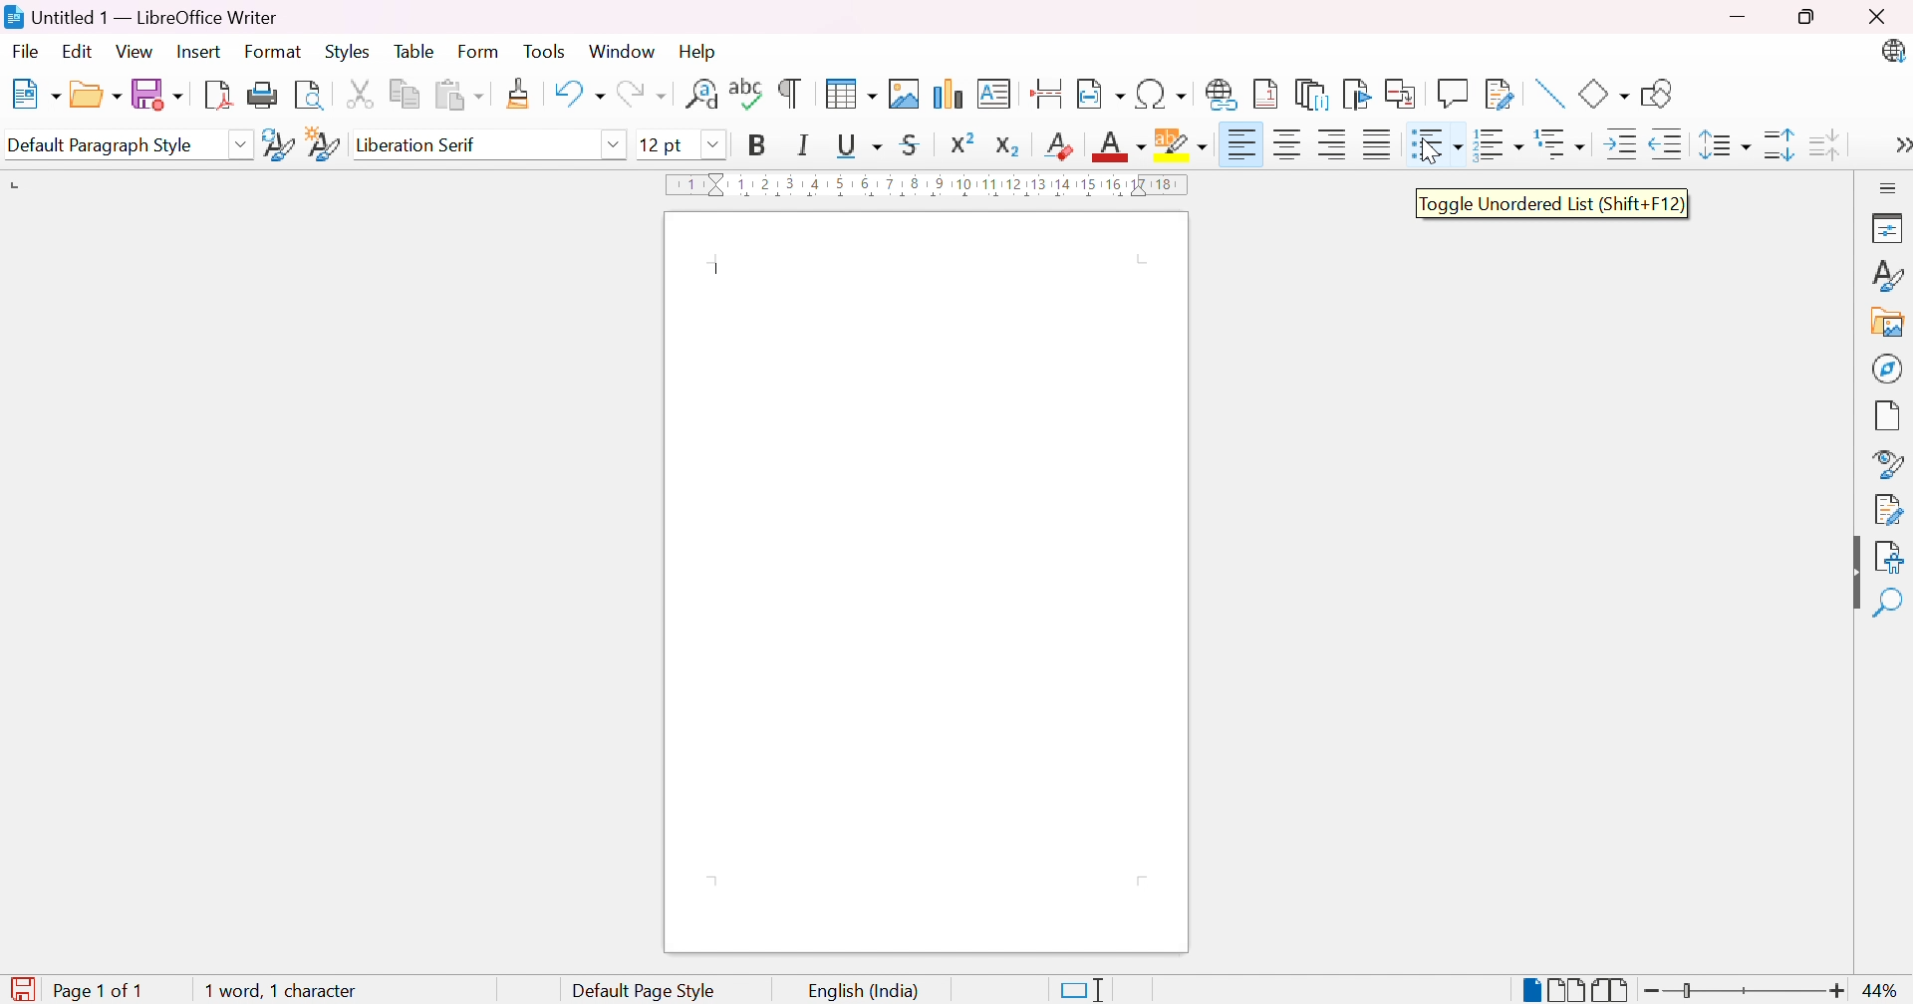  Describe the element at coordinates (1118, 146) in the screenshot. I see `Font color` at that location.